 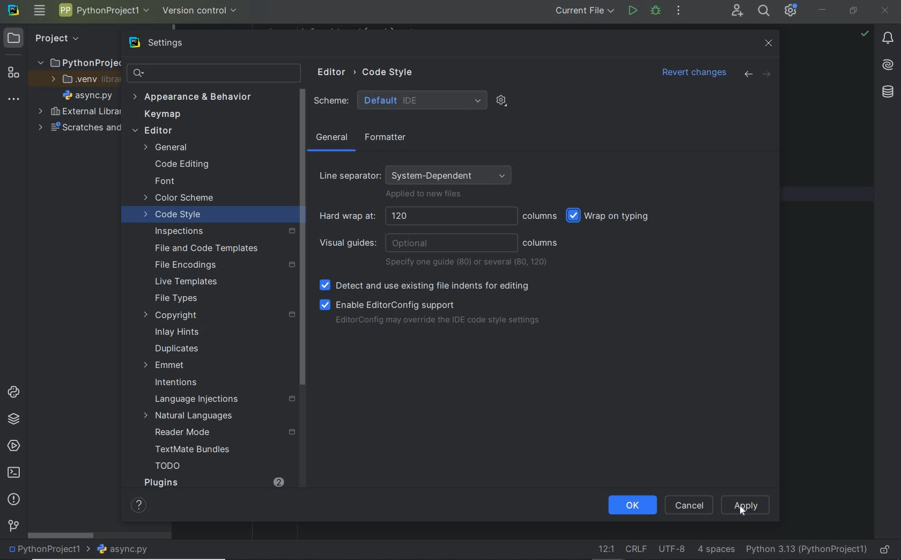 I want to click on notifications, so click(x=889, y=40).